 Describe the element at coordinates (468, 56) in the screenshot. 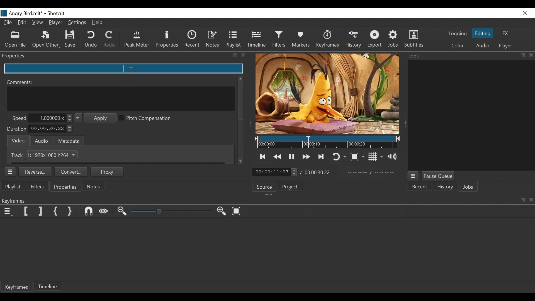

I see `Jobs Panel` at that location.